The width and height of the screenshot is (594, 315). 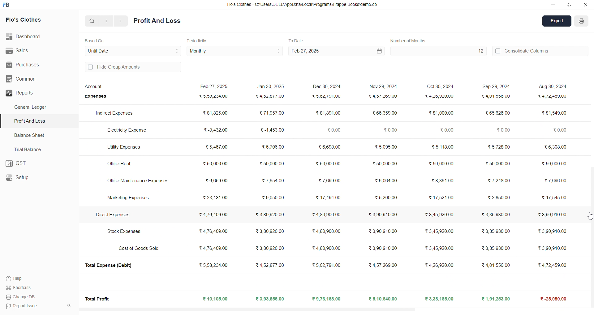 I want to click on 12, so click(x=438, y=51).